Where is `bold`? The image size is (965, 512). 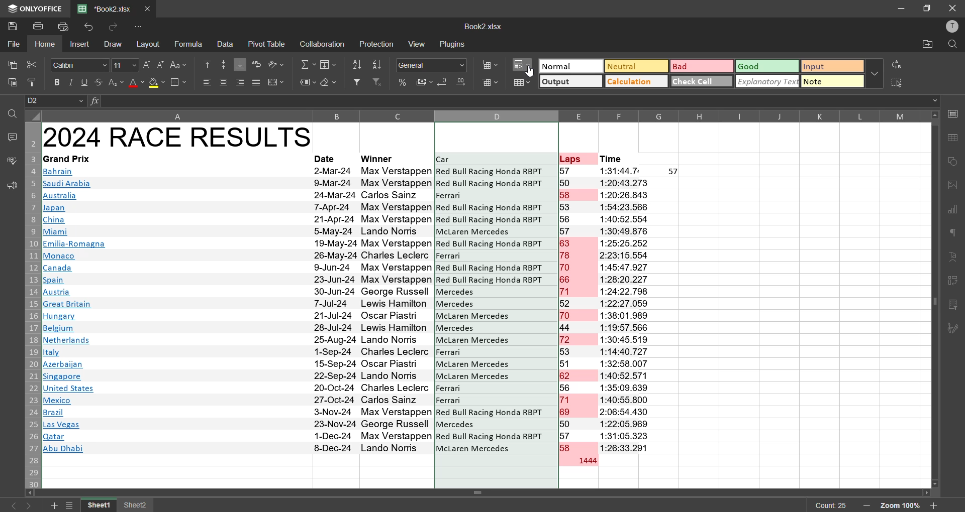 bold is located at coordinates (58, 82).